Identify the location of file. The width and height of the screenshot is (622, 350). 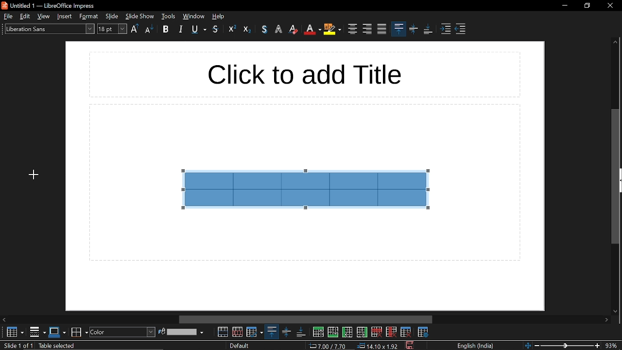
(8, 17).